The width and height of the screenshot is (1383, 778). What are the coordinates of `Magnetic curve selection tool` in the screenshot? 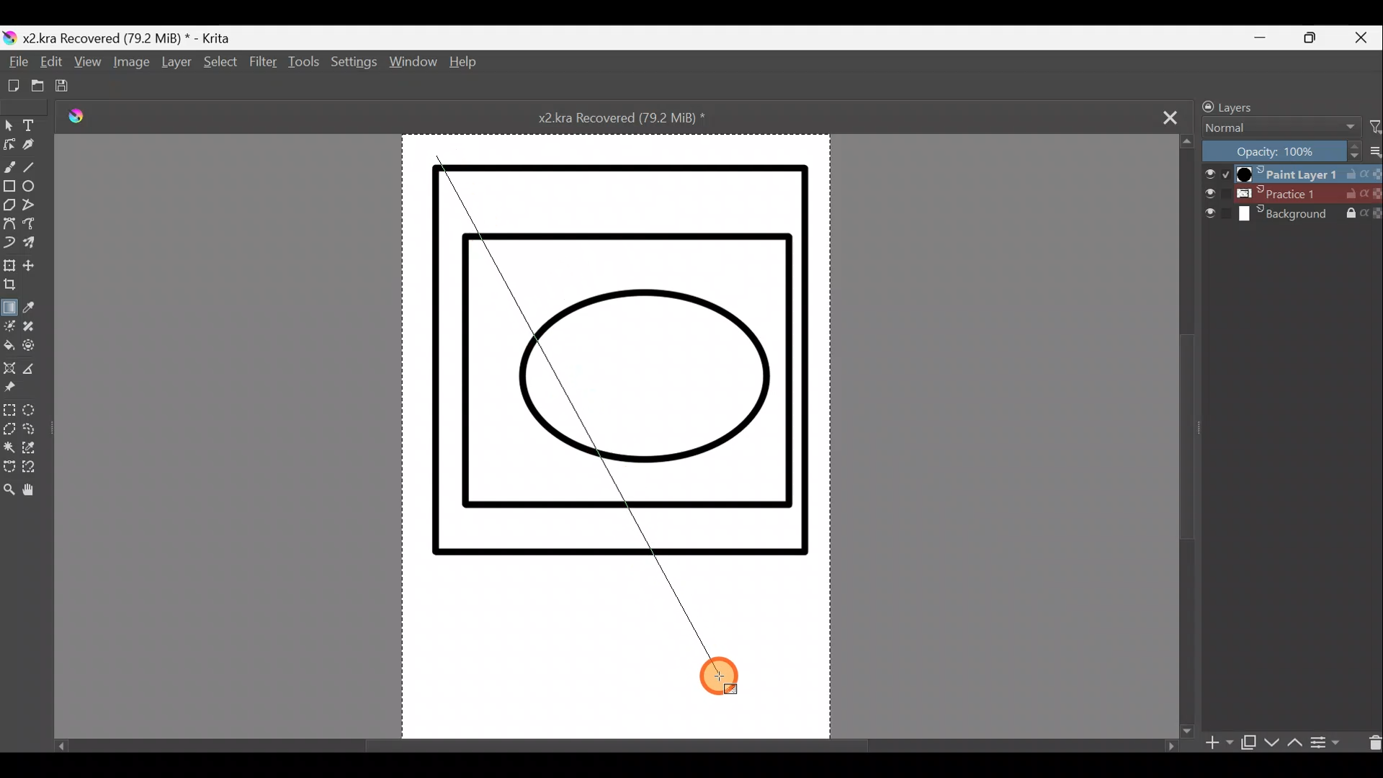 It's located at (31, 473).